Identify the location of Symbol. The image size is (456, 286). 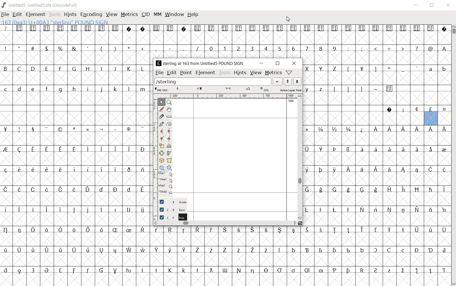
(74, 129).